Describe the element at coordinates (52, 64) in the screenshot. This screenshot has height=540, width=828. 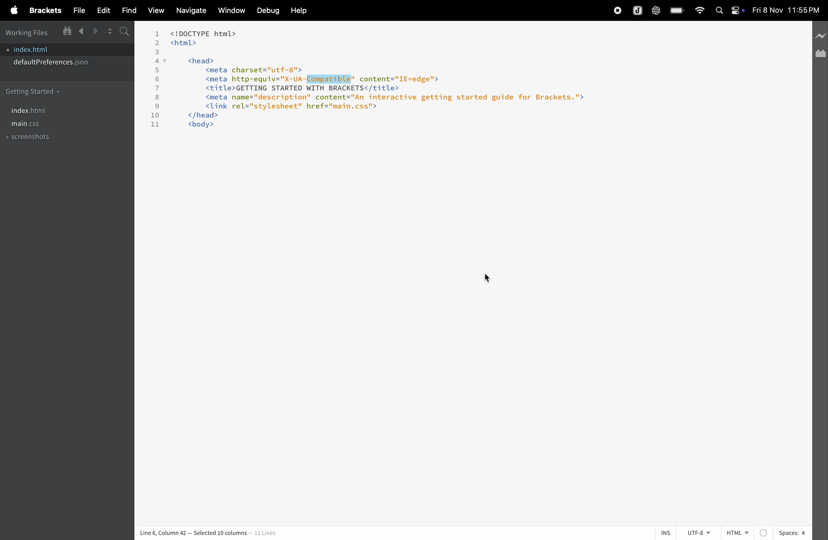
I see `defaultprefrences.json` at that location.